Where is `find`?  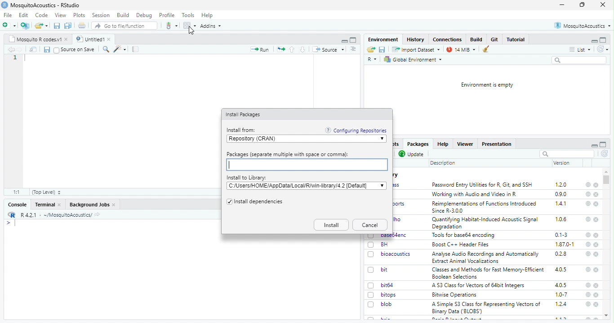
find is located at coordinates (107, 49).